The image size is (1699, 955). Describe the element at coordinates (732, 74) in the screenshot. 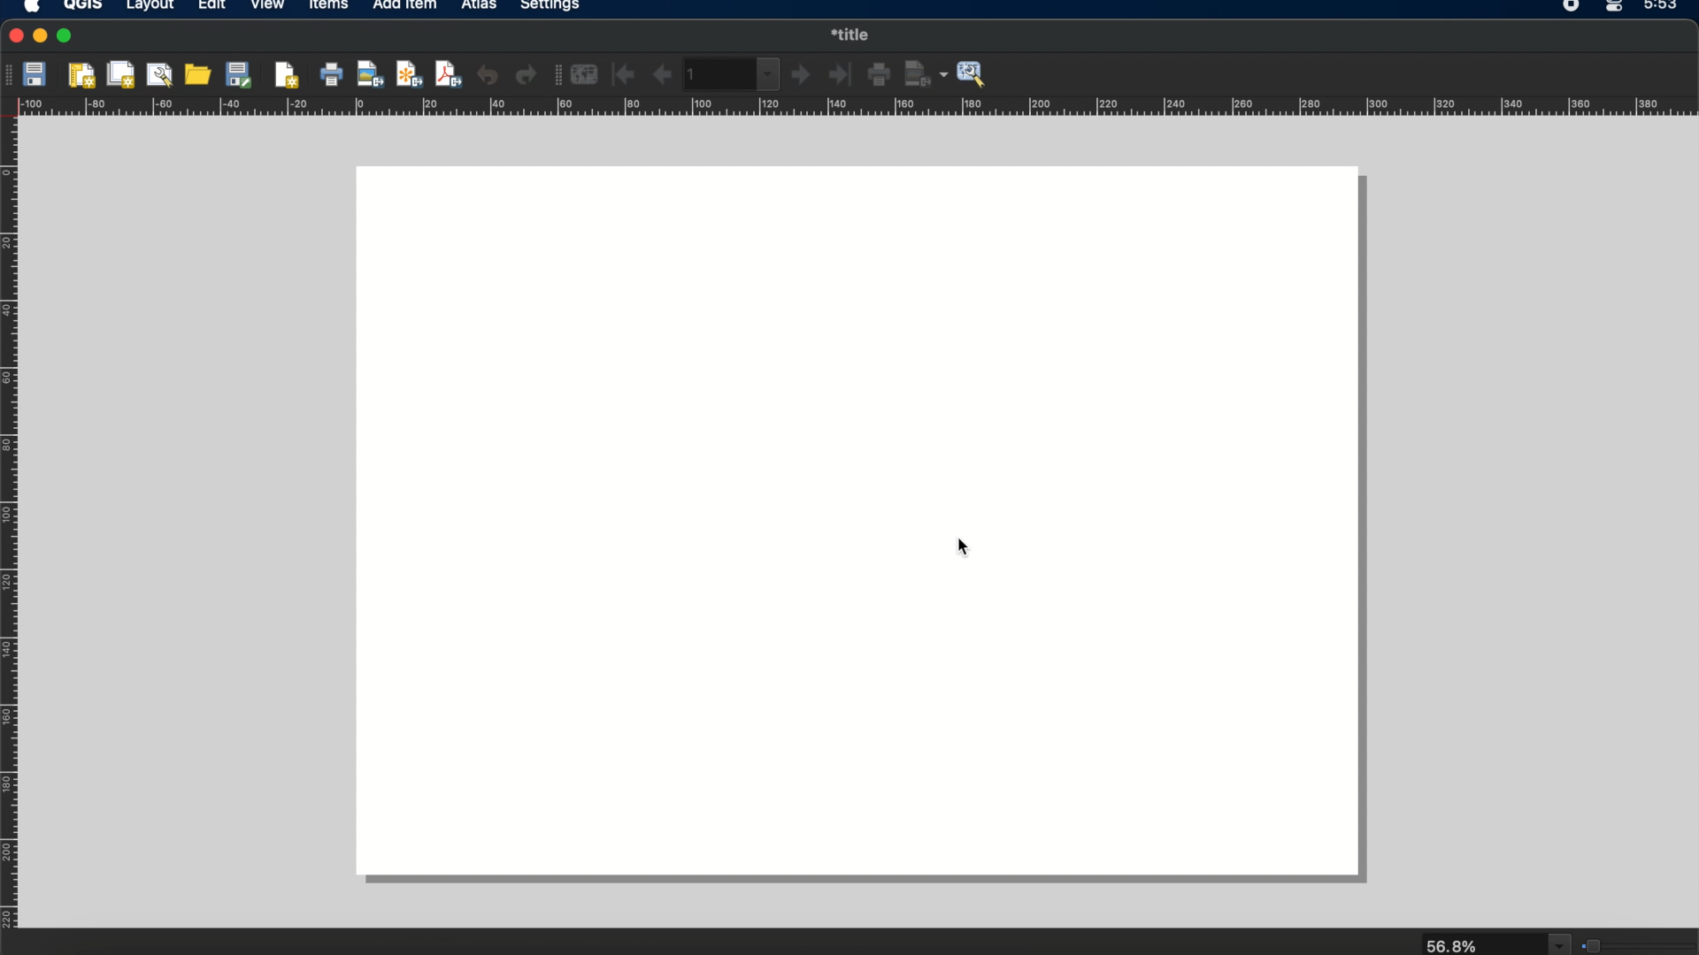

I see `atlas toolbar` at that location.